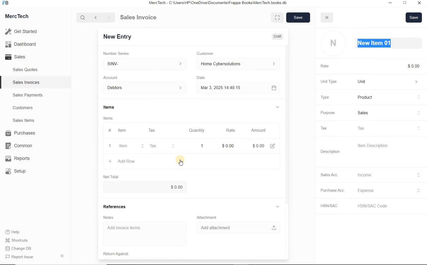  Describe the element at coordinates (389, 81) in the screenshot. I see `Unit` at that location.